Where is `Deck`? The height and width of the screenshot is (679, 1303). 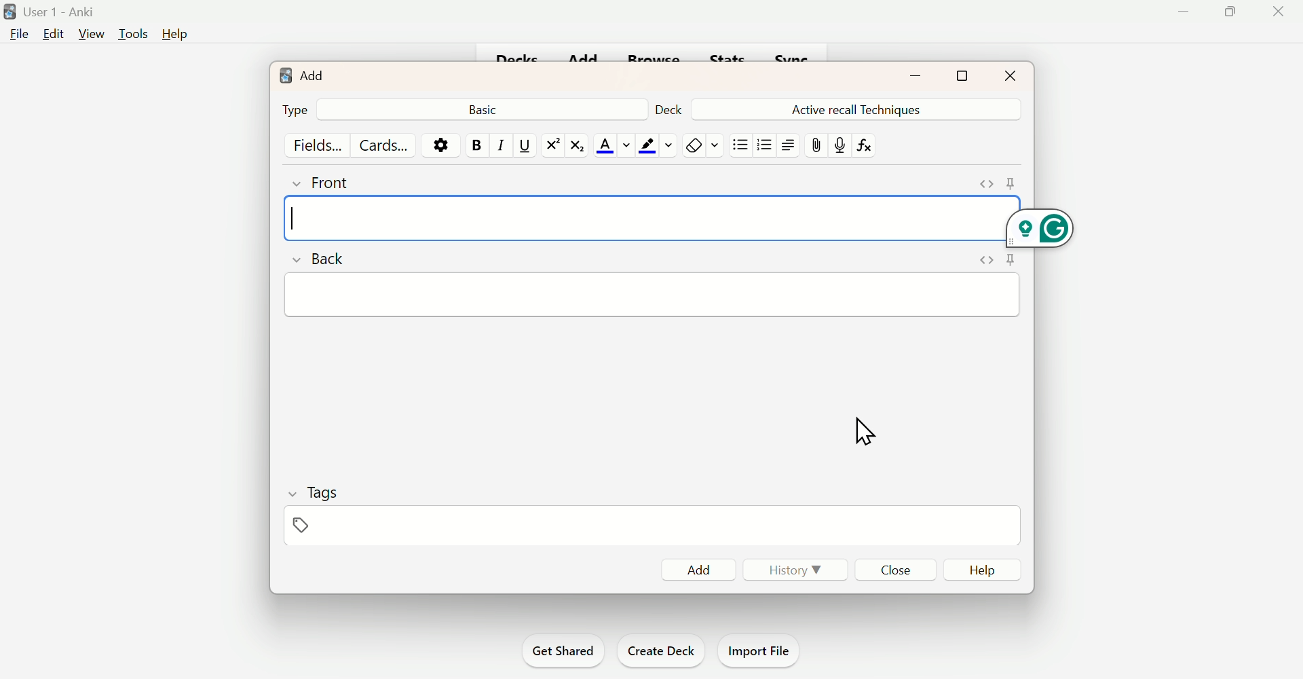
Deck is located at coordinates (666, 107).